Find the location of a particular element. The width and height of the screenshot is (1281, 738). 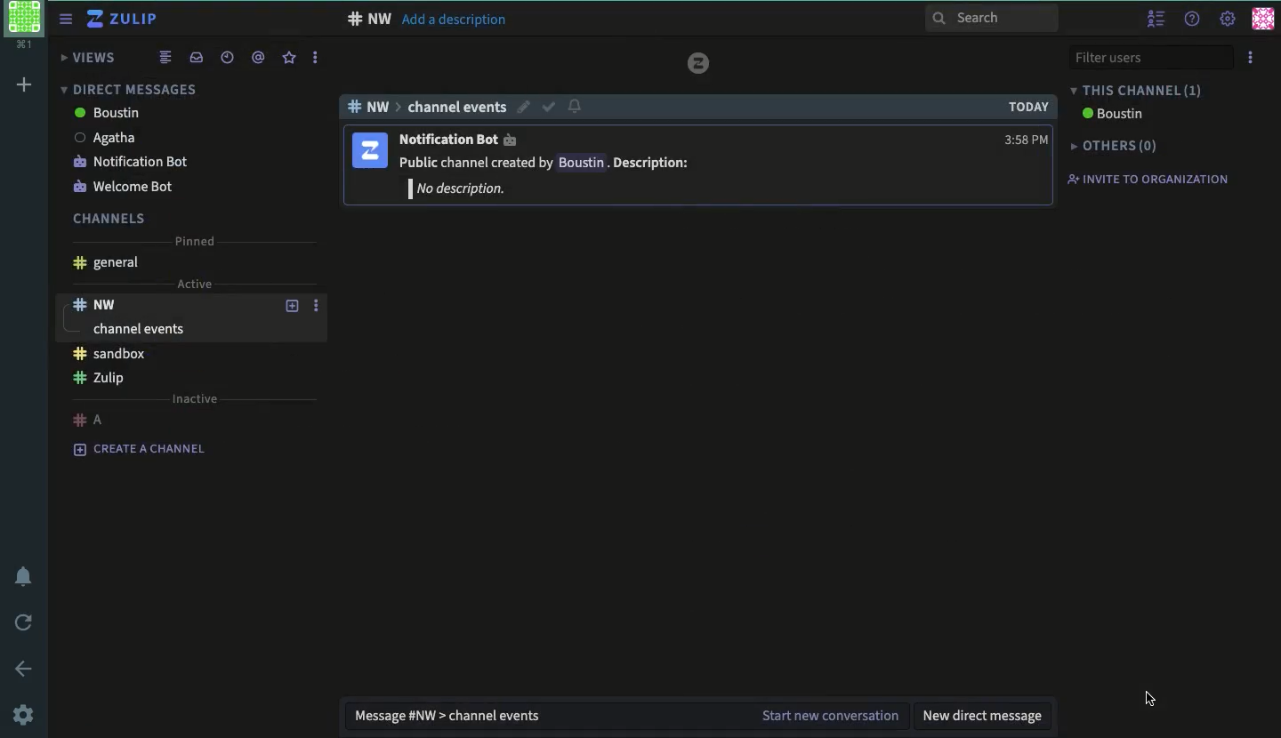

help is located at coordinates (1192, 20).